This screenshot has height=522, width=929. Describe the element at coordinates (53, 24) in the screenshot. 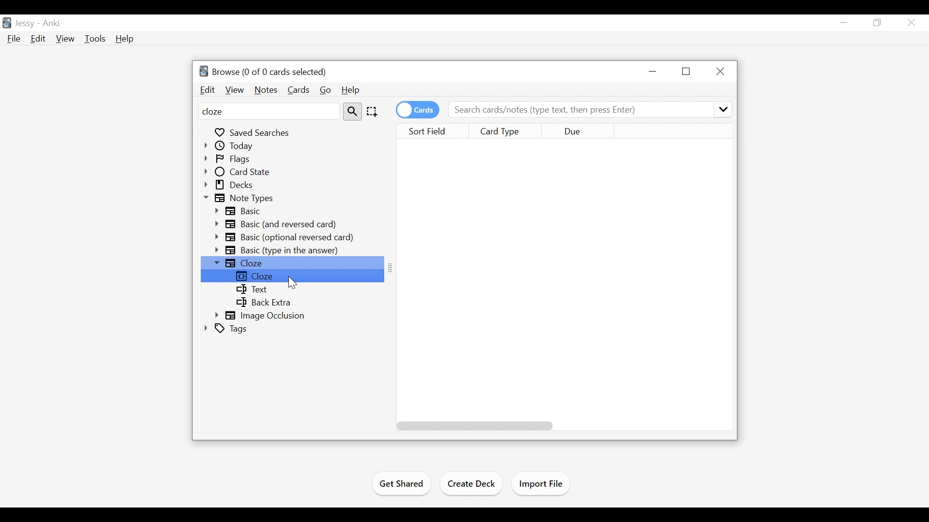

I see `Anki` at that location.